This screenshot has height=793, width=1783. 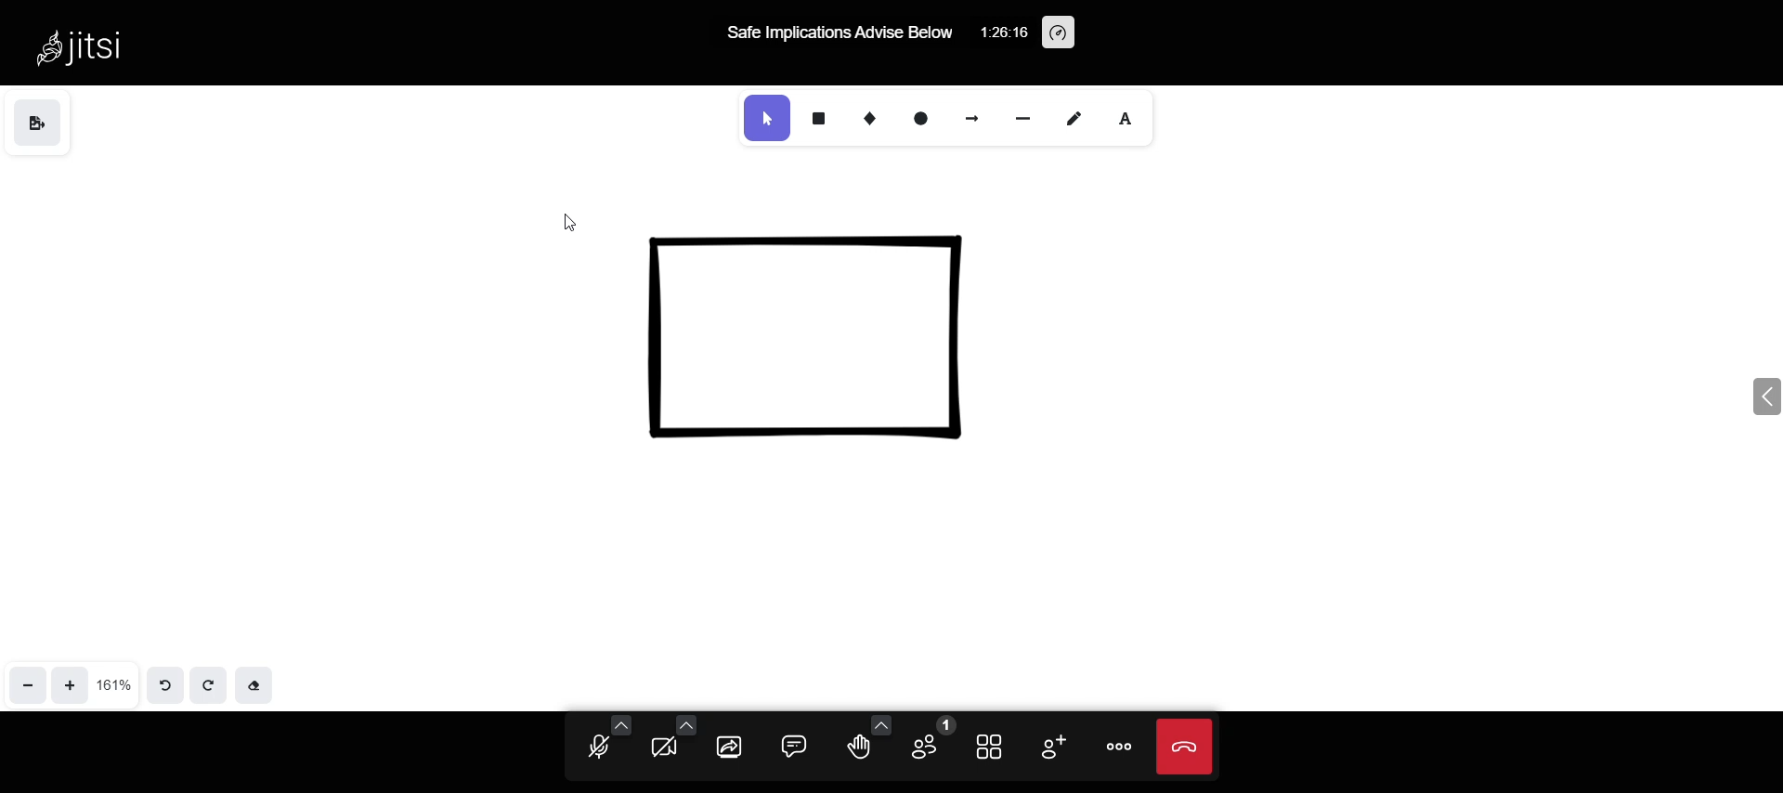 What do you see at coordinates (34, 122) in the screenshot?
I see `save as image` at bounding box center [34, 122].